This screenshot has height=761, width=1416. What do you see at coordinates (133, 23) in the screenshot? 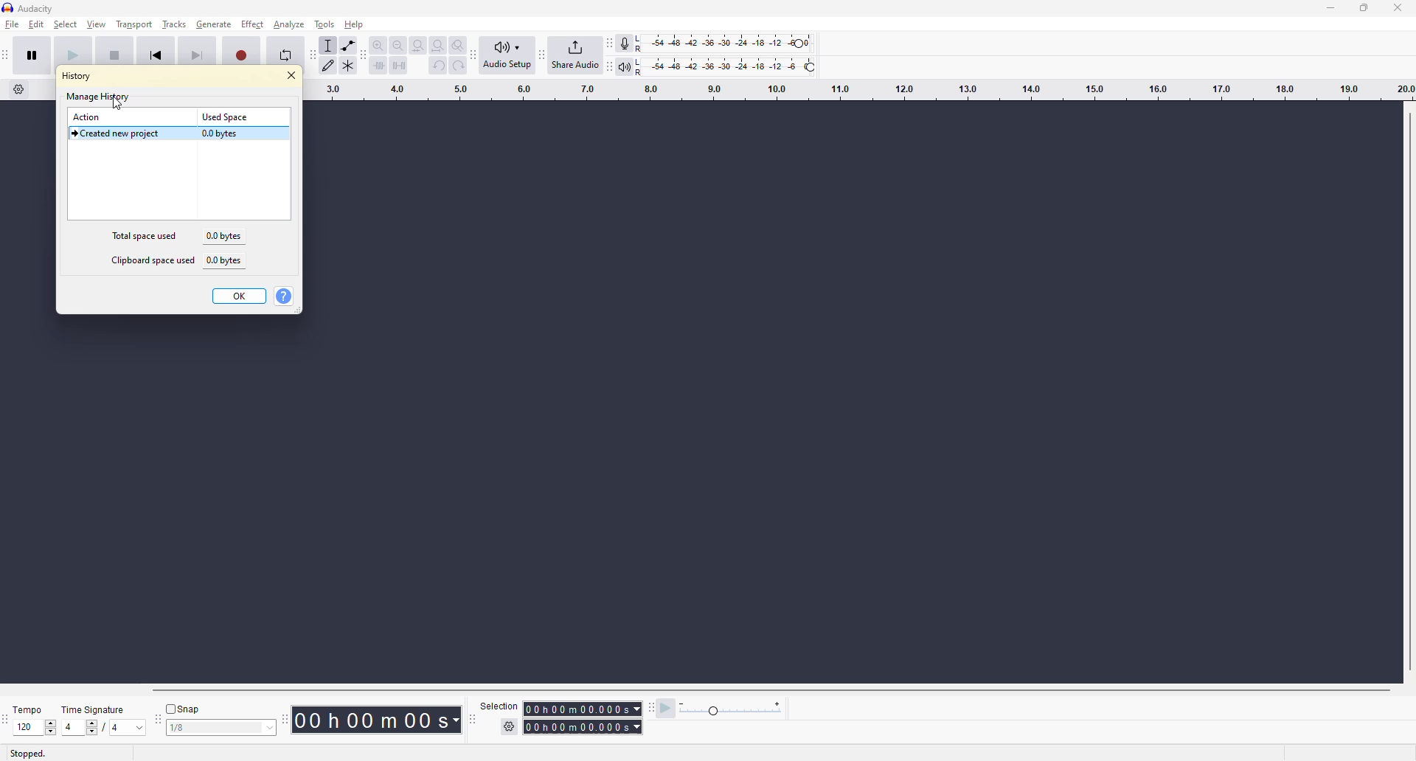
I see `transport` at bounding box center [133, 23].